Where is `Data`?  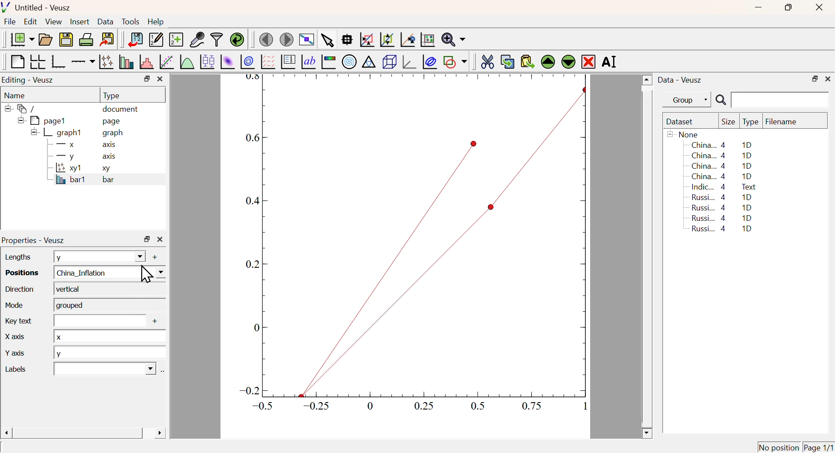
Data is located at coordinates (105, 21).